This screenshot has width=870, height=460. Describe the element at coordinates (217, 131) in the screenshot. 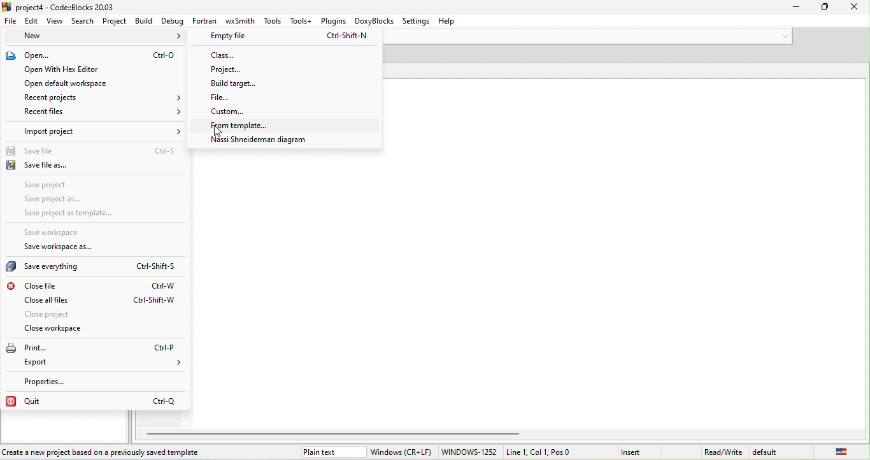

I see `cursor movement` at that location.